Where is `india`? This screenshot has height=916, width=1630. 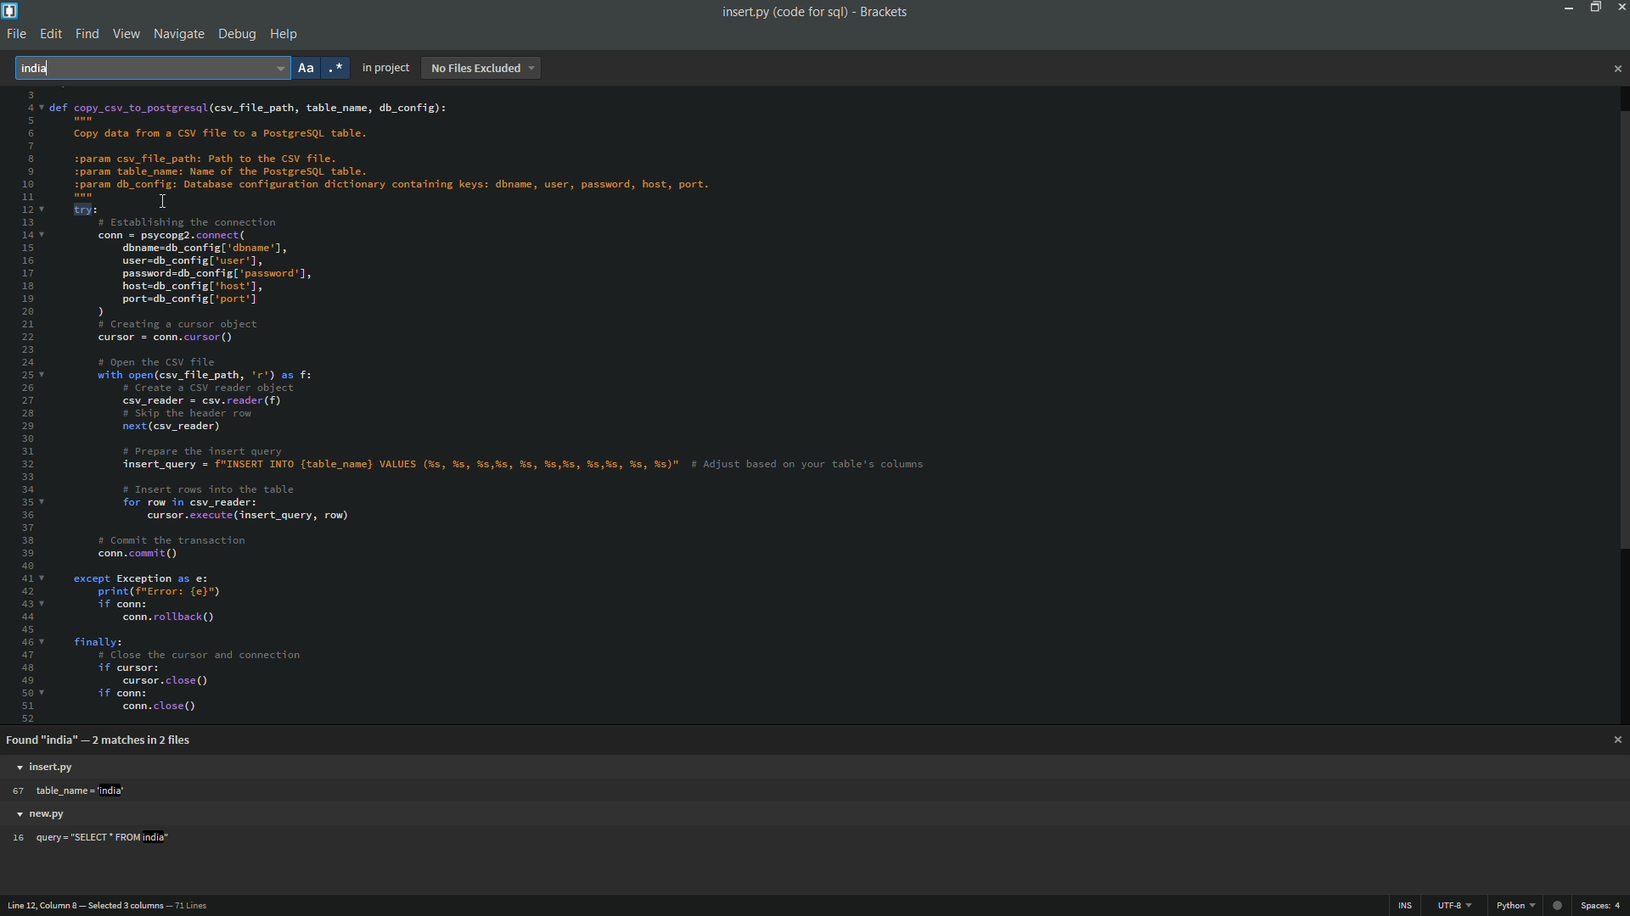
india is located at coordinates (43, 67).